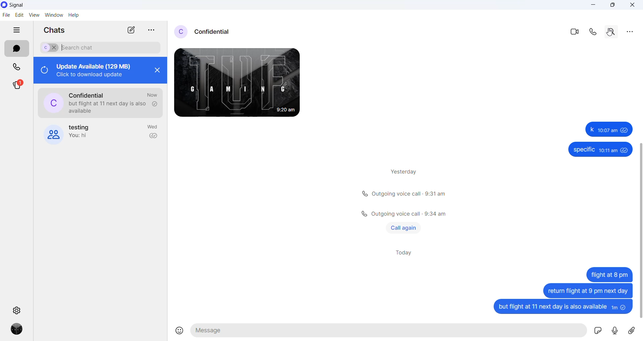 The width and height of the screenshot is (643, 341). What do you see at coordinates (405, 254) in the screenshot?
I see `today heading` at bounding box center [405, 254].